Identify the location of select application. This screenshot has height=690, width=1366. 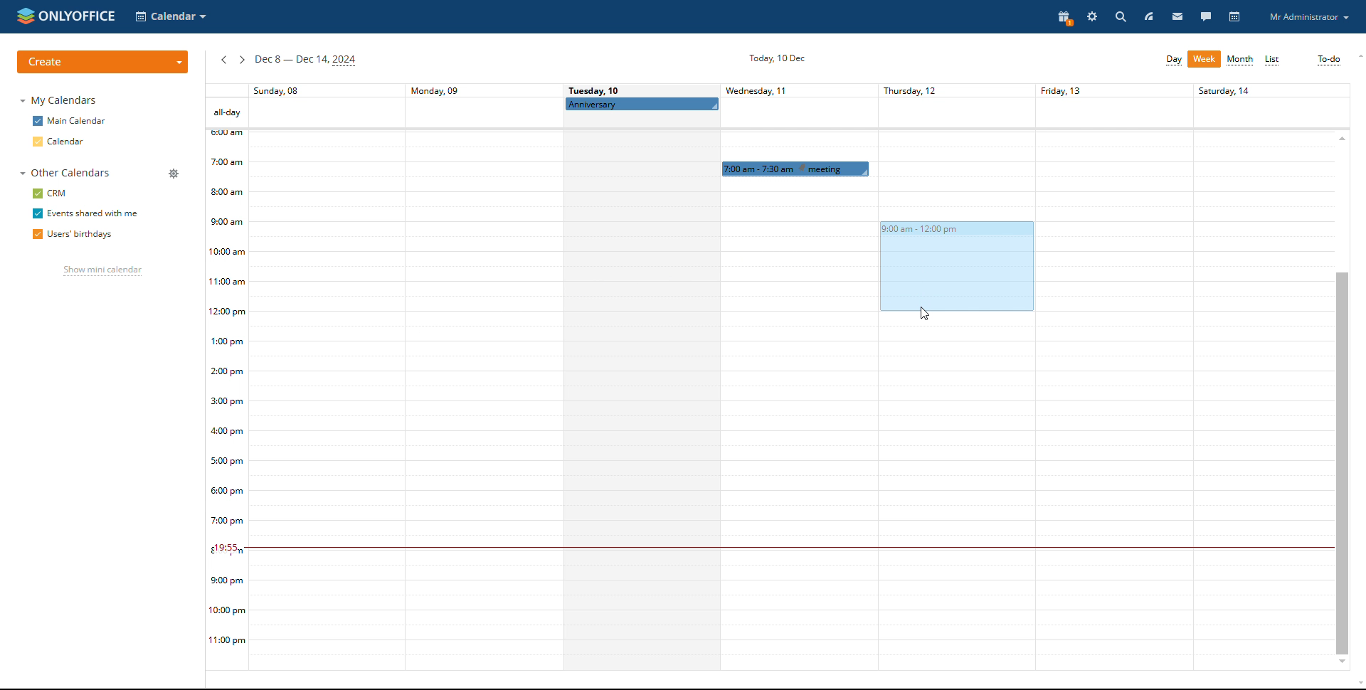
(171, 16).